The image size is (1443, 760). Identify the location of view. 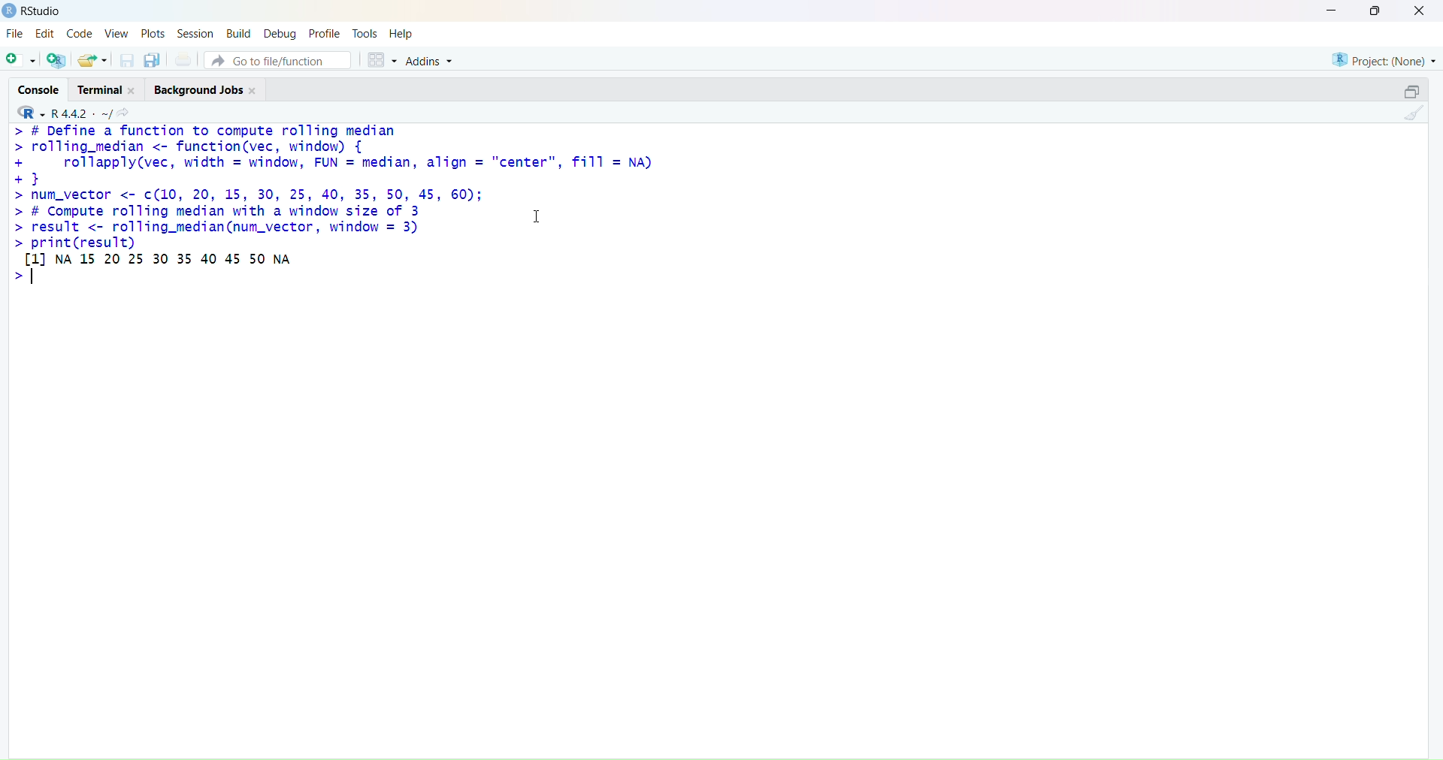
(116, 35).